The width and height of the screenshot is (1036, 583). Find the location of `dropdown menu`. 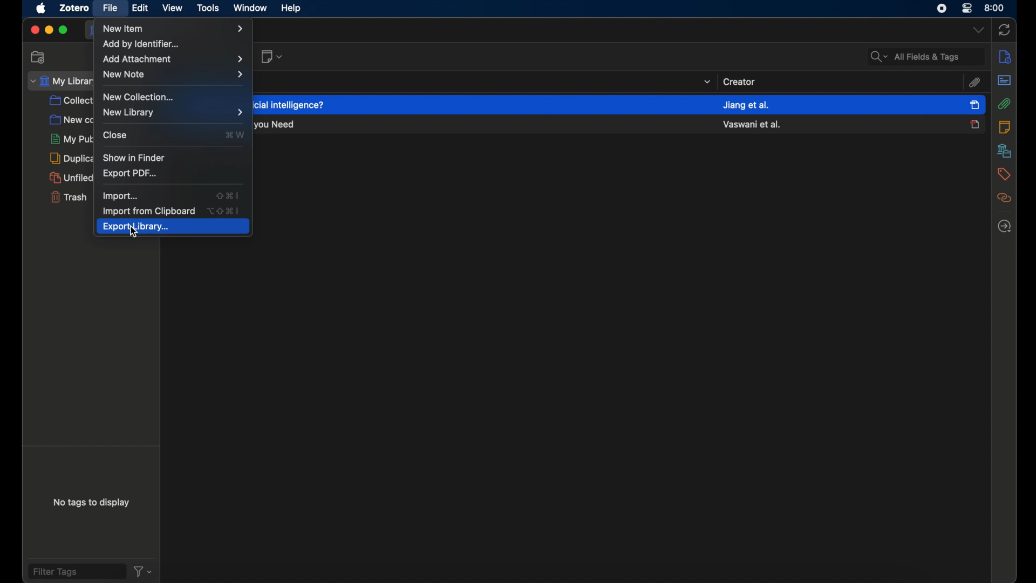

dropdown menu is located at coordinates (977, 30).